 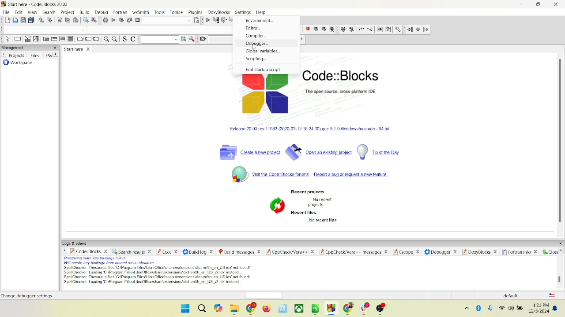 I want to click on logs and others, so click(x=73, y=243).